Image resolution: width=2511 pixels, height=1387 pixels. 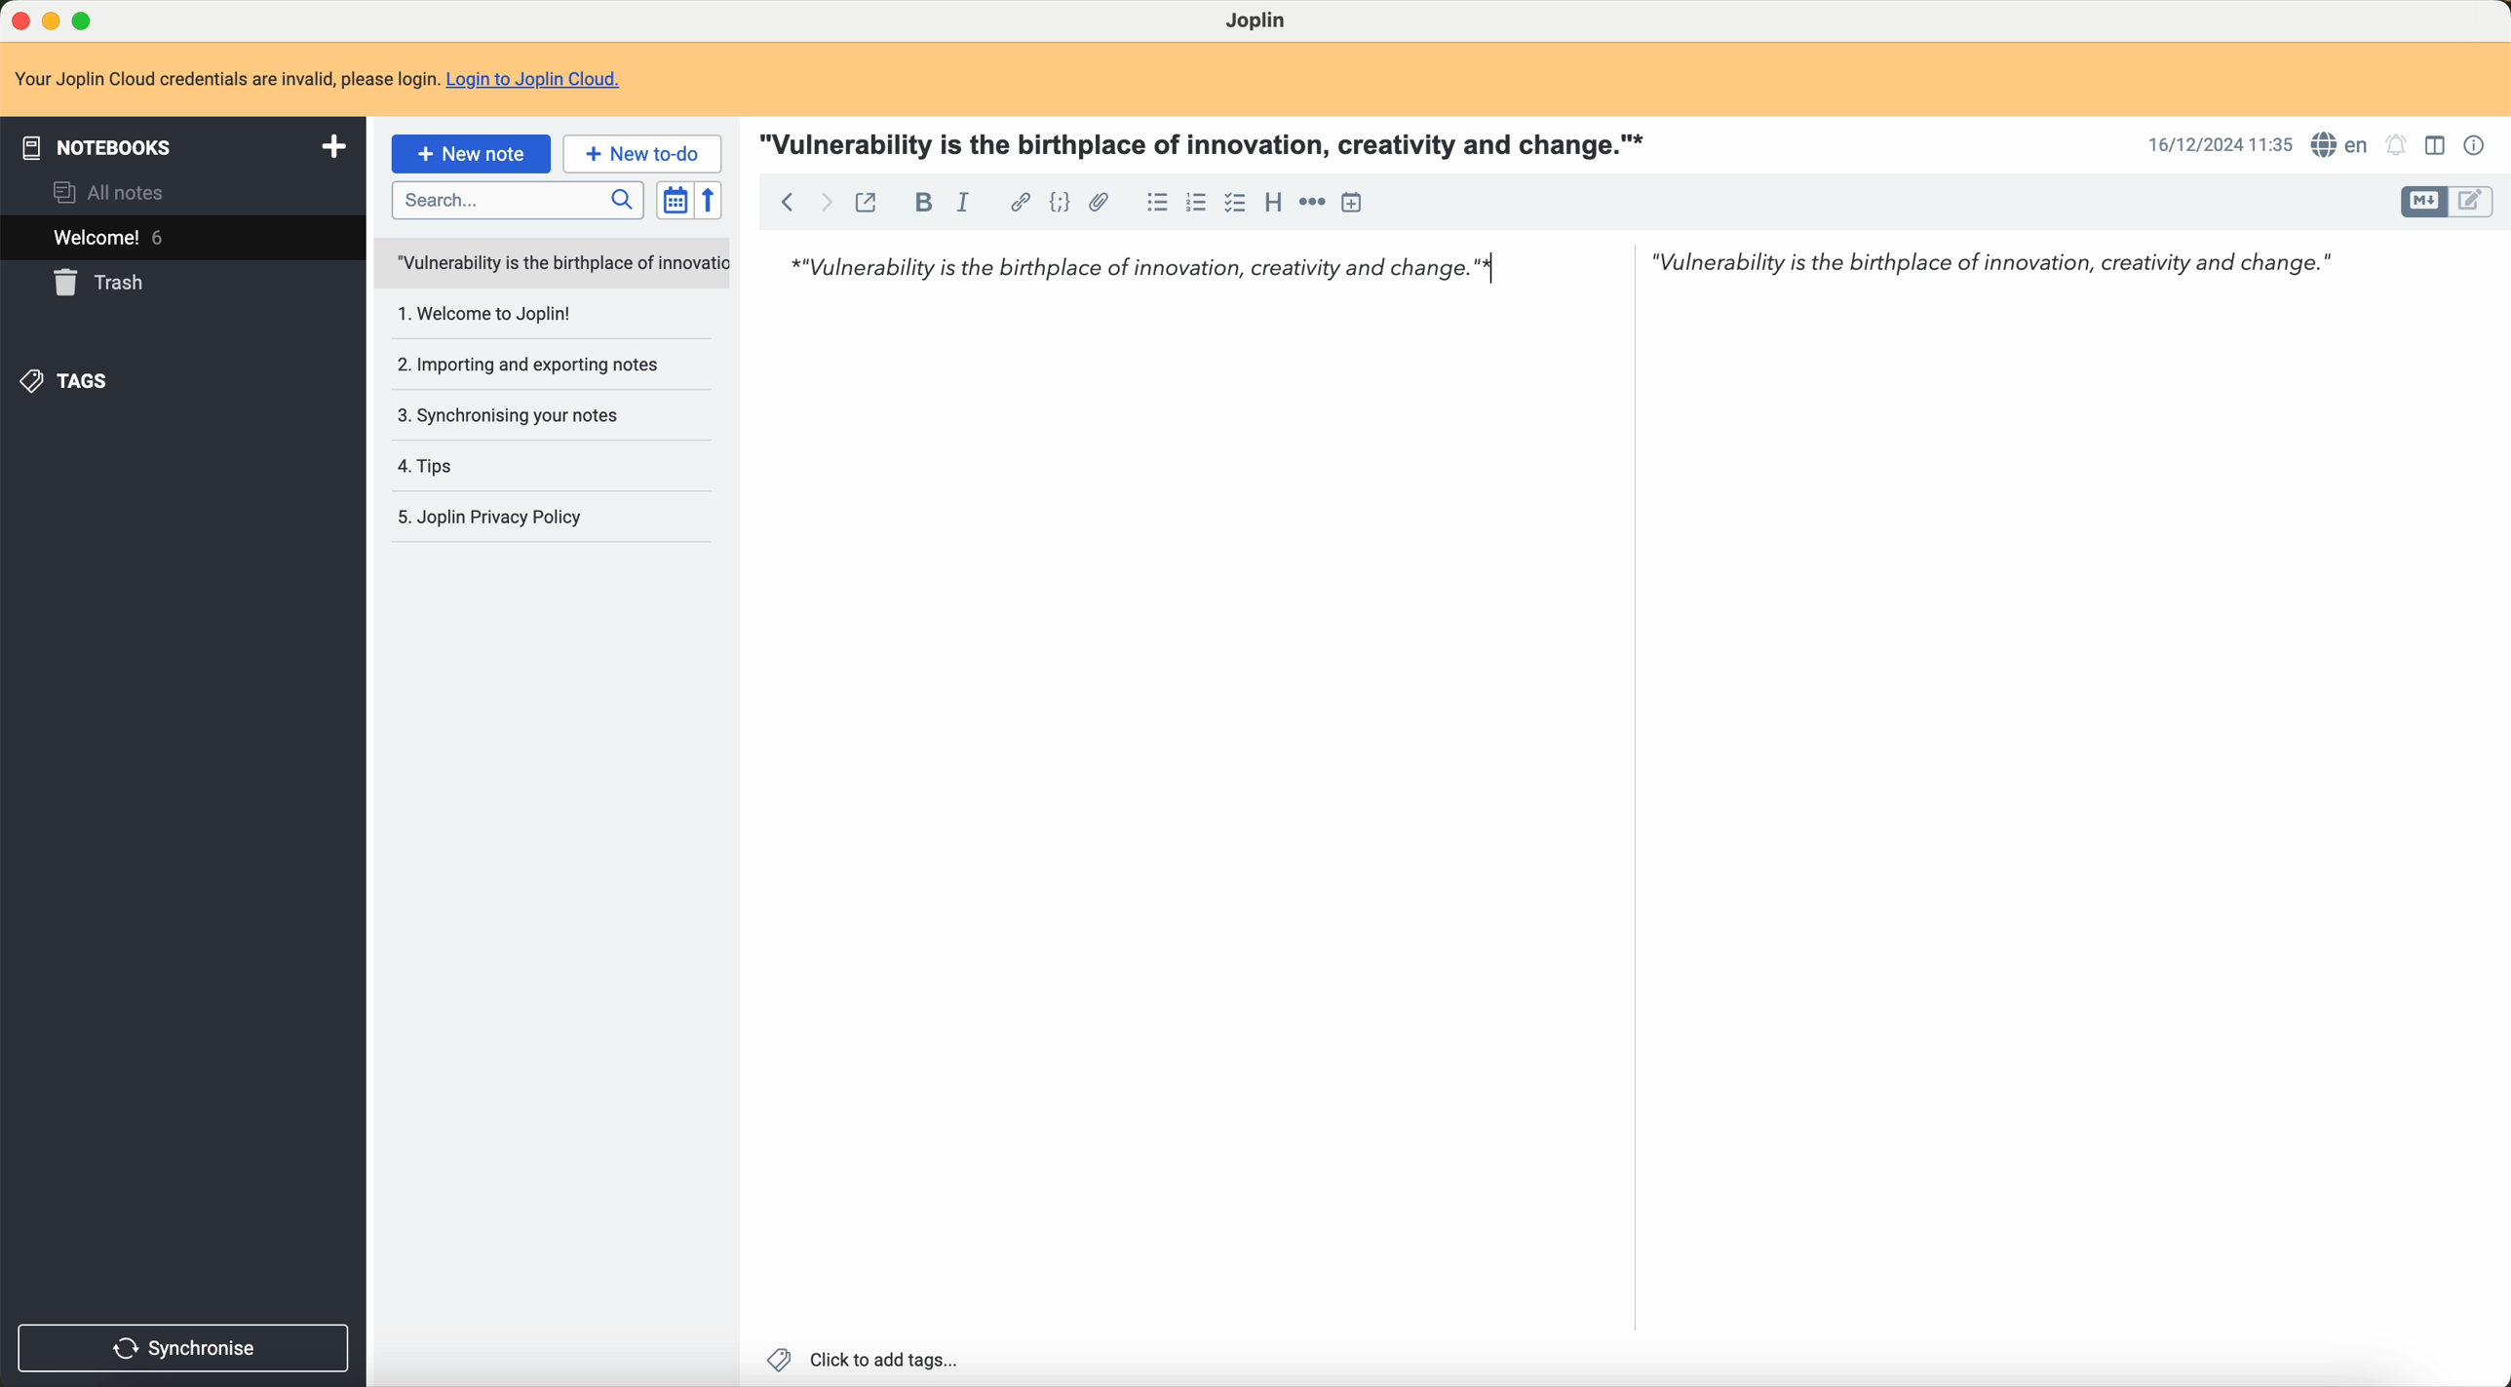 What do you see at coordinates (919, 202) in the screenshot?
I see `bold` at bounding box center [919, 202].